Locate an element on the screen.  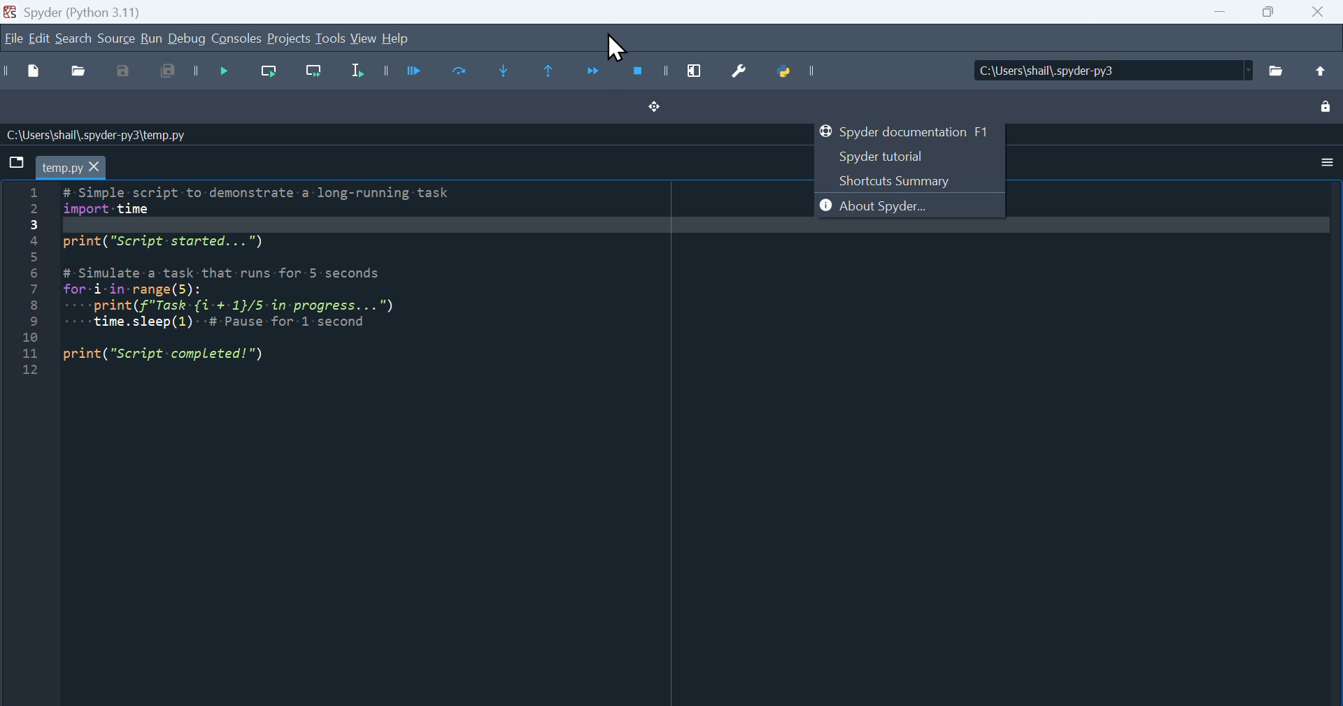
Save as is located at coordinates (124, 75).